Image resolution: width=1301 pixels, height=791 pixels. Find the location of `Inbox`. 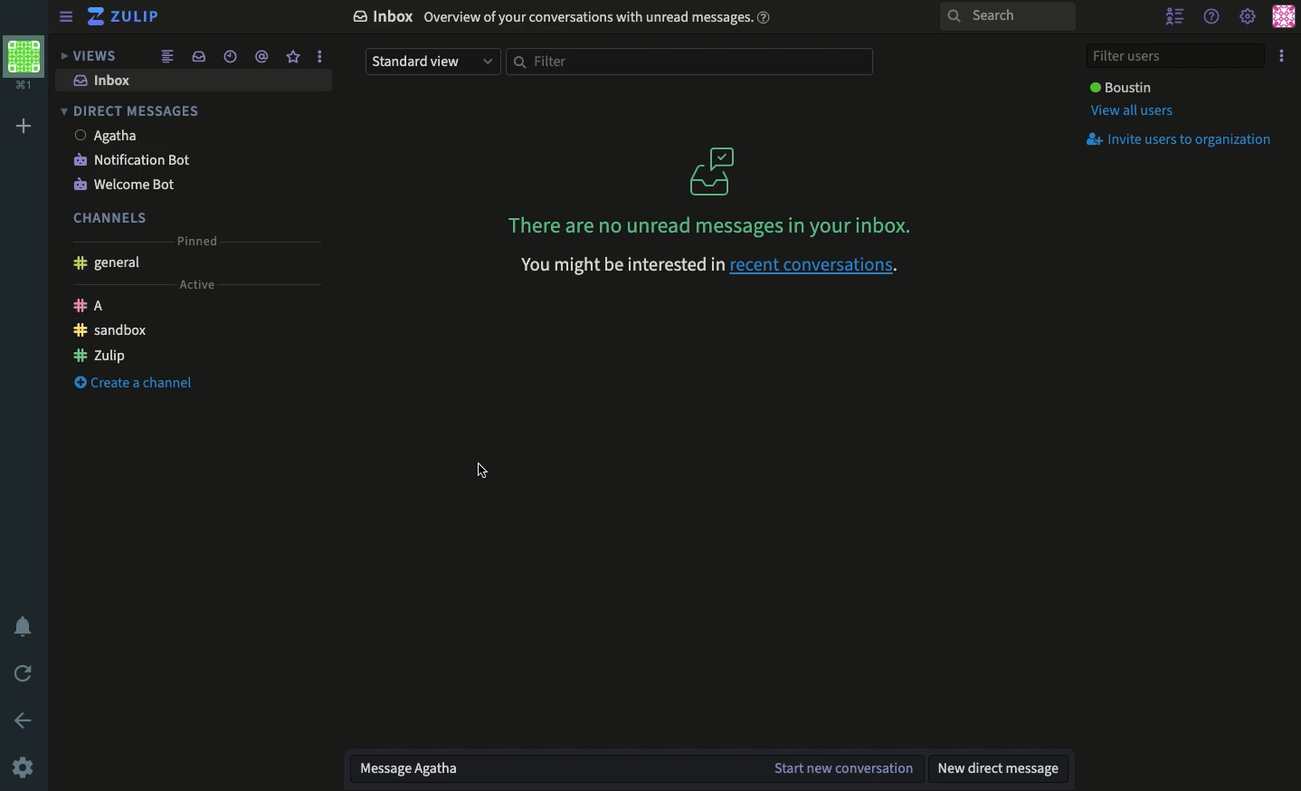

Inbox is located at coordinates (196, 81).